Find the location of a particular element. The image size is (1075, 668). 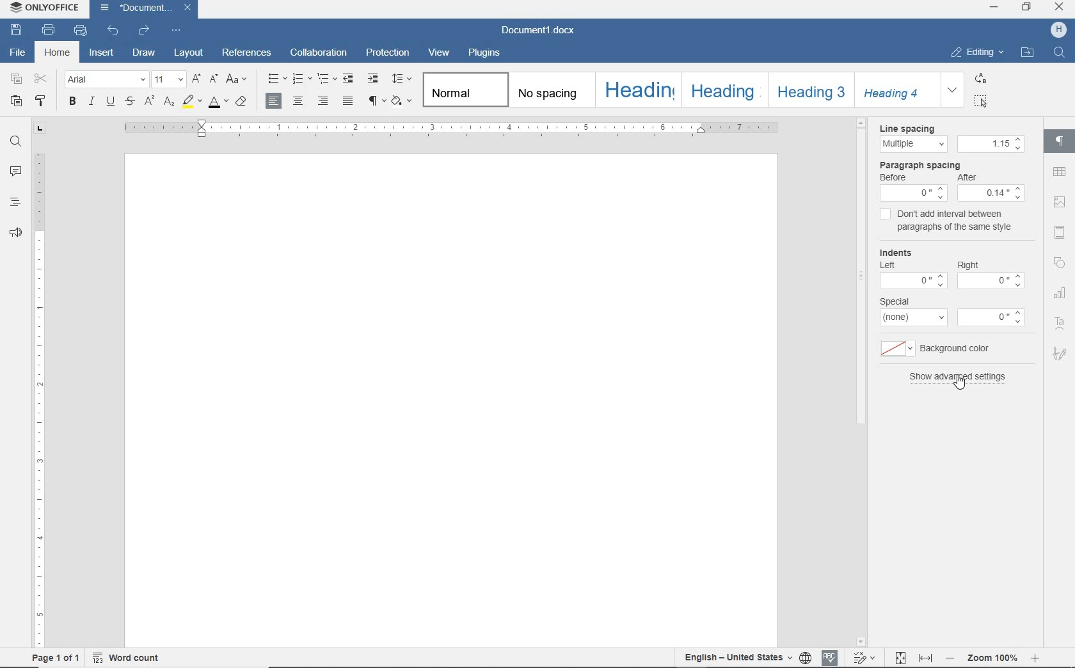

show advanced settings is located at coordinates (957, 378).